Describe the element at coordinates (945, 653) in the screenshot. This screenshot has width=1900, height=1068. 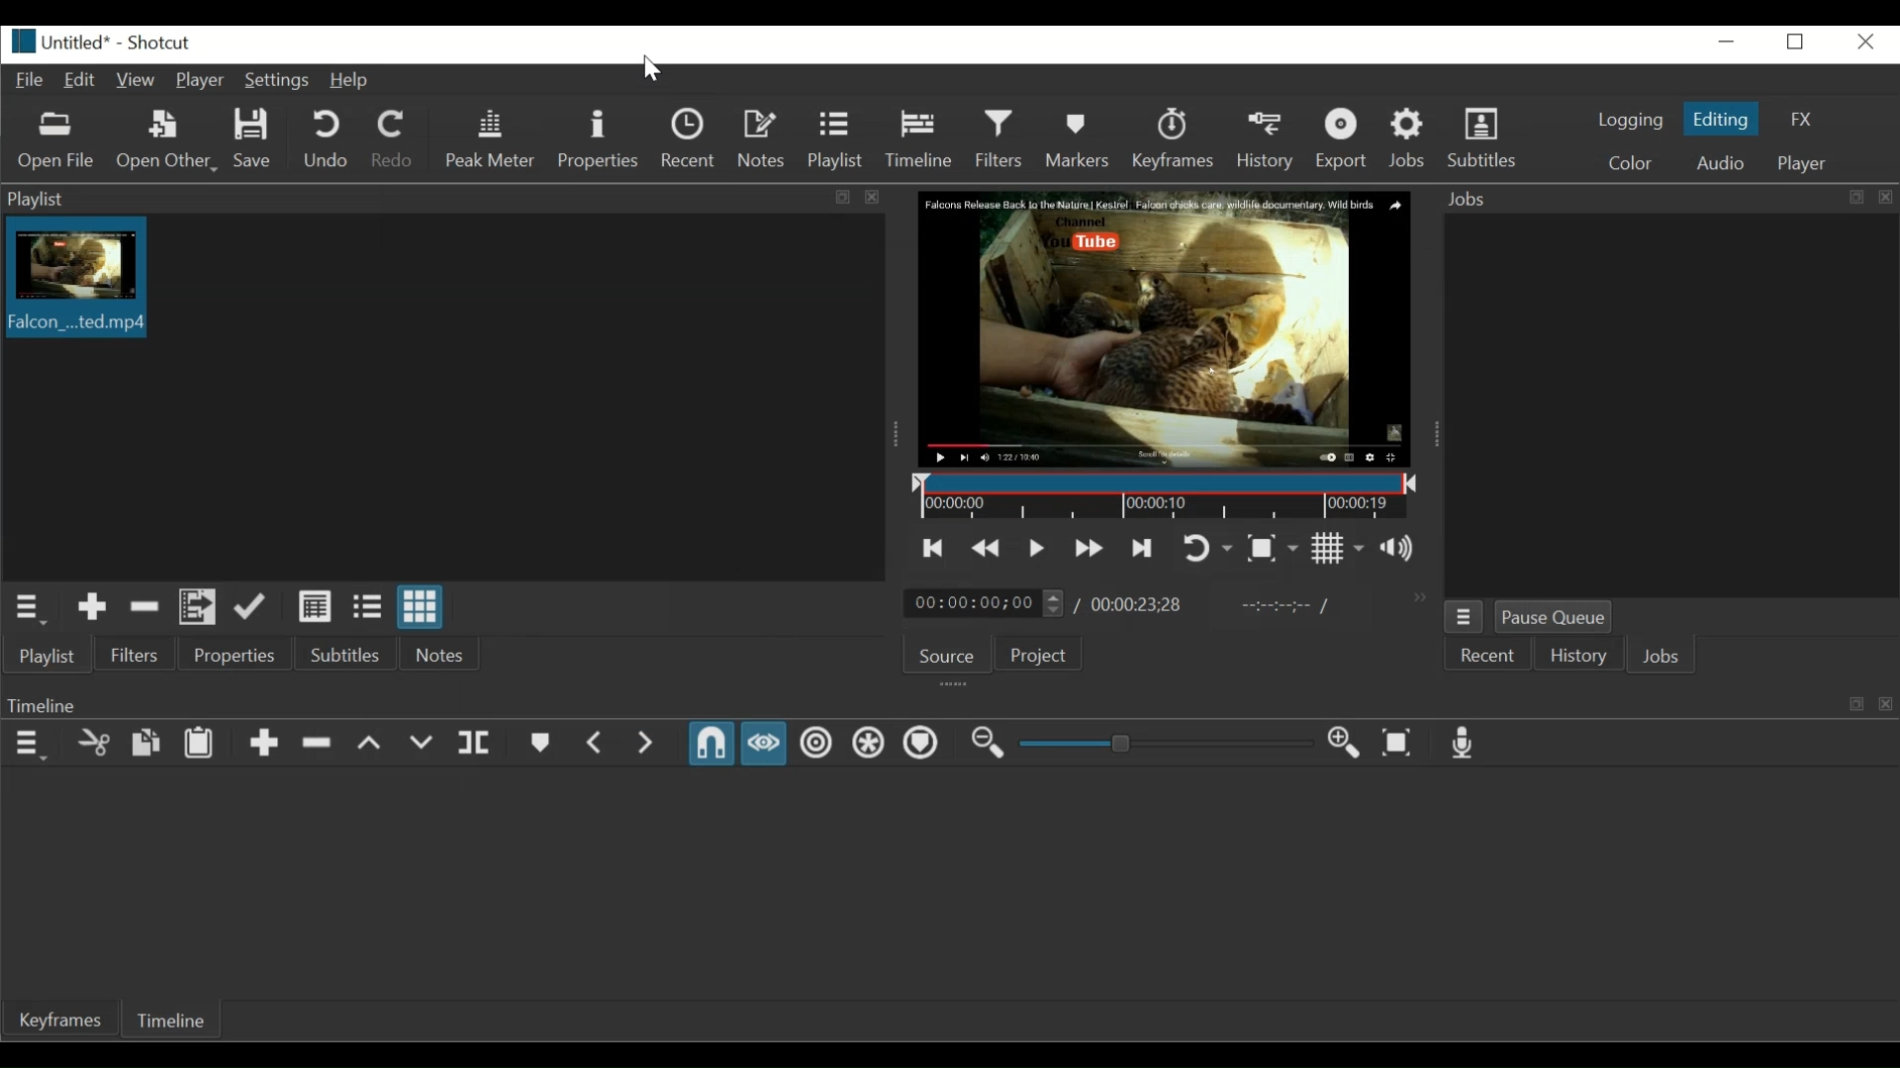
I see `Source` at that location.